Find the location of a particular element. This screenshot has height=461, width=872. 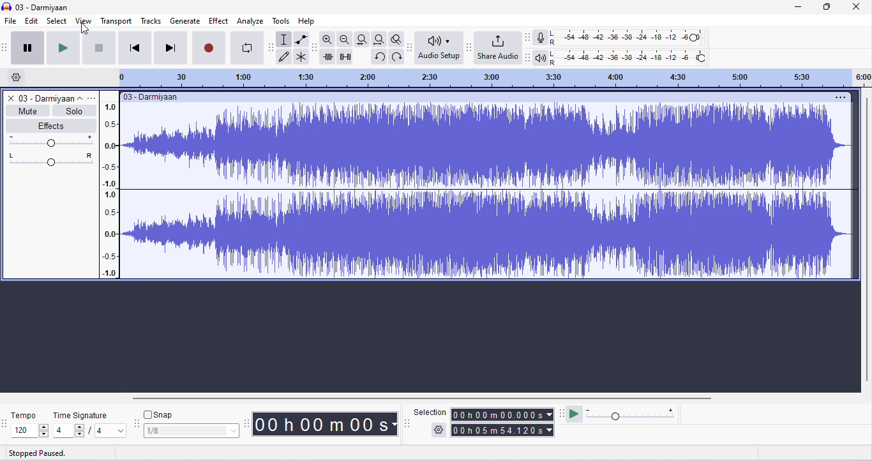

tempo is located at coordinates (26, 415).